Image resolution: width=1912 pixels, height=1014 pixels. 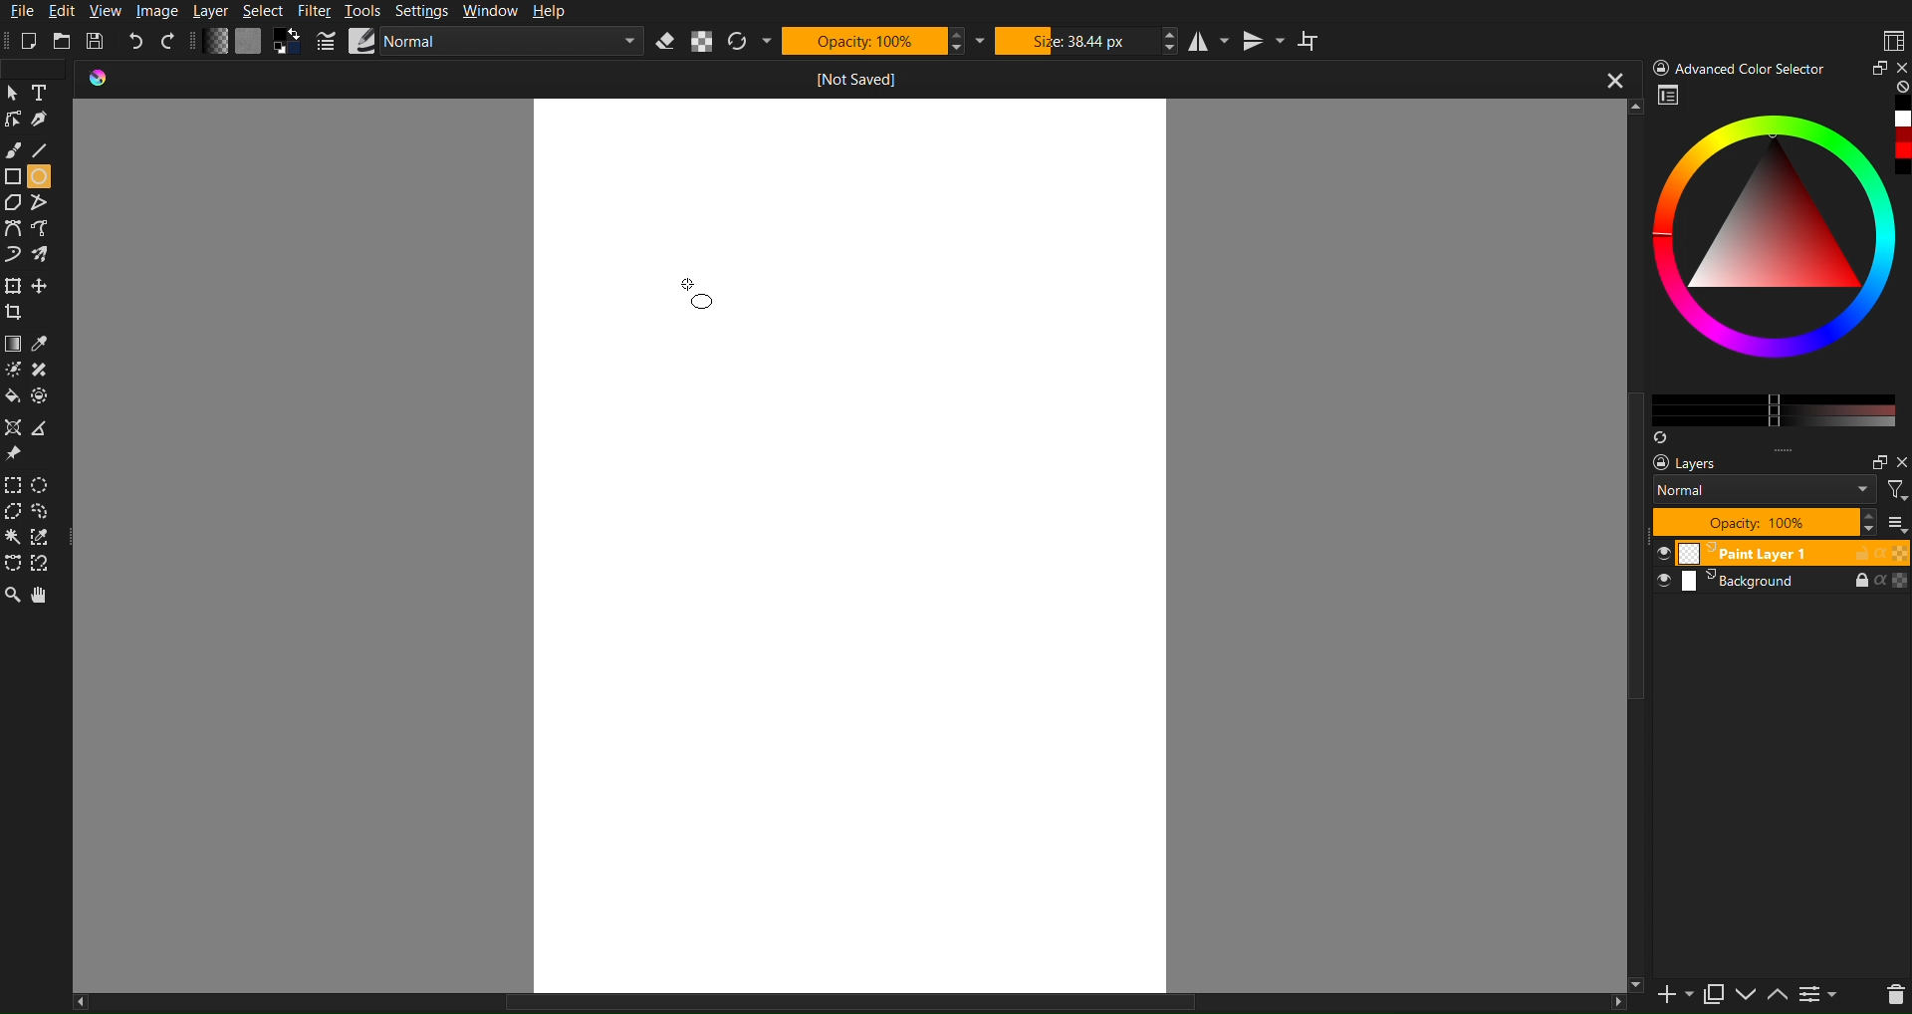 What do you see at coordinates (799, 81) in the screenshot?
I see `Current Document` at bounding box center [799, 81].